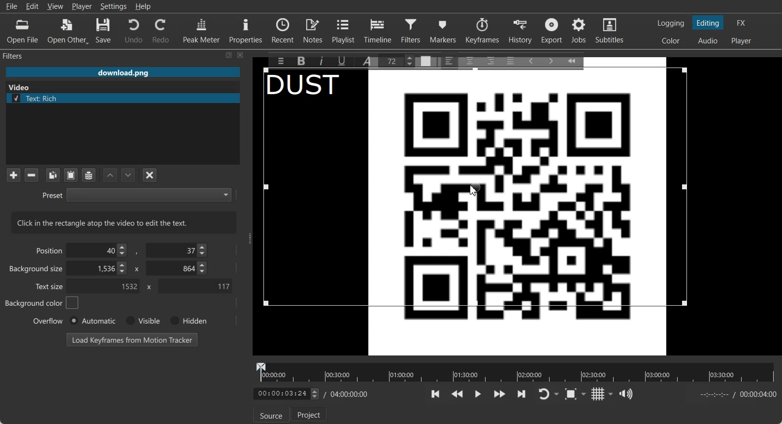  I want to click on Save a filter set, so click(88, 176).